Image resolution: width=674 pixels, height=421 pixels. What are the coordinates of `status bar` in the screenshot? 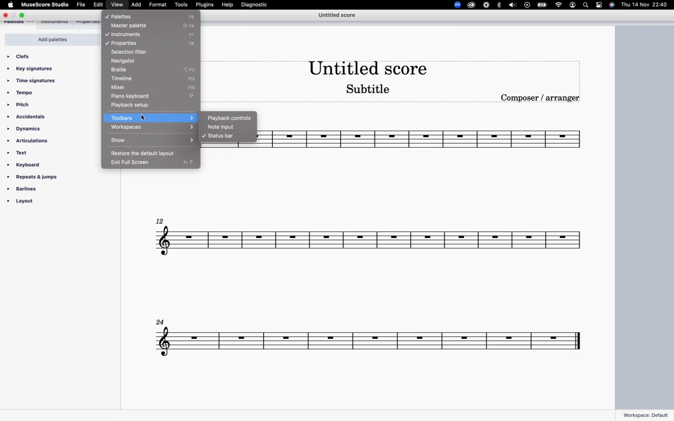 It's located at (227, 137).